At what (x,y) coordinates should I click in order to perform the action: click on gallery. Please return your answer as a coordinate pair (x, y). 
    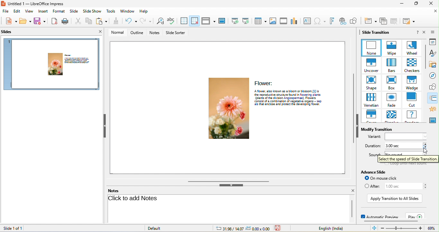
    Looking at the image, I should click on (434, 64).